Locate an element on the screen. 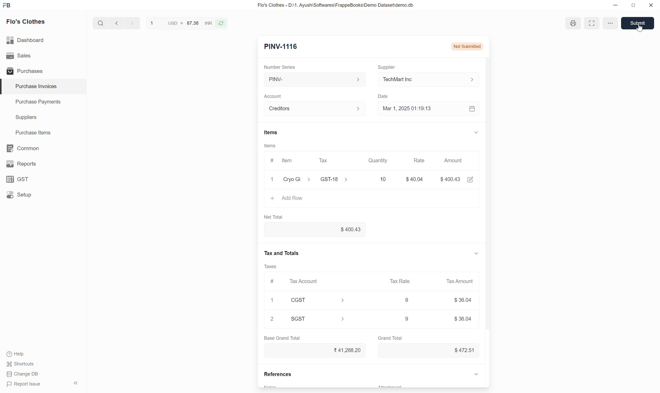  Net Total is located at coordinates (276, 217).